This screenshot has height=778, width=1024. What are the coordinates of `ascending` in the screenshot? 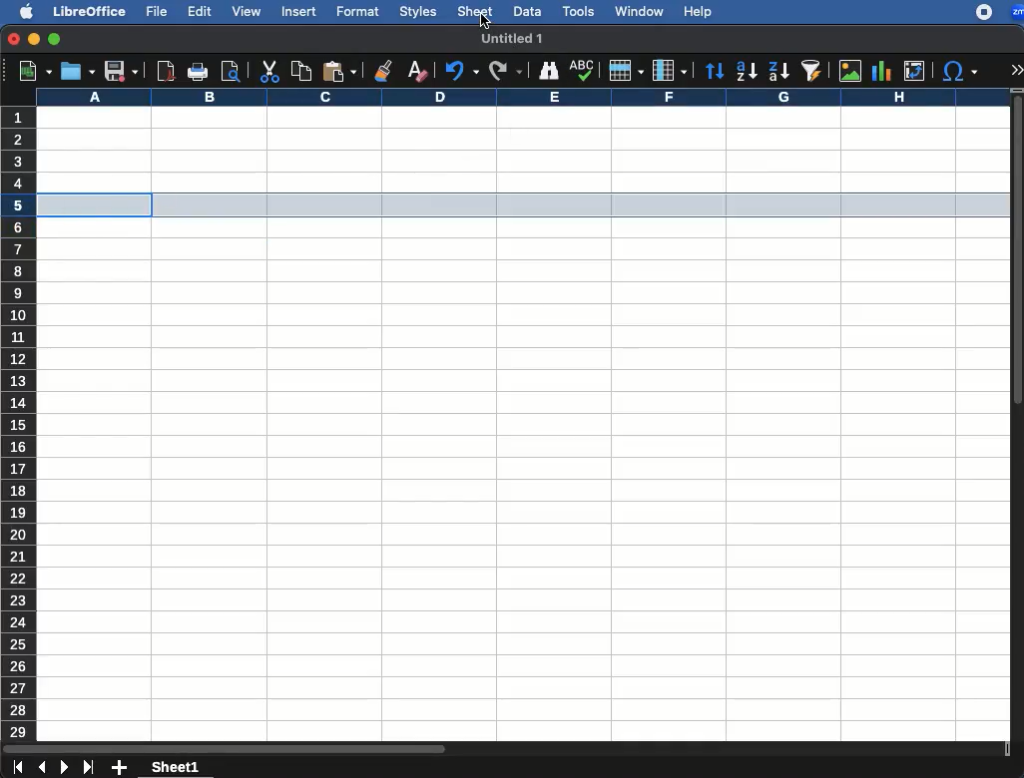 It's located at (747, 69).